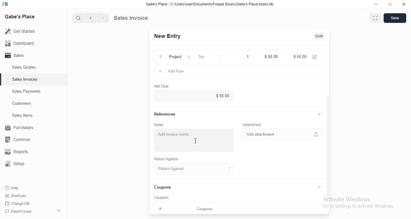  I want to click on 50, so click(269, 56).